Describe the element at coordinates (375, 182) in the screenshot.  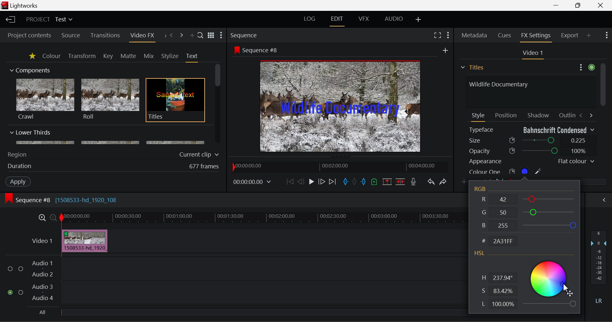
I see `Mark Cue` at that location.